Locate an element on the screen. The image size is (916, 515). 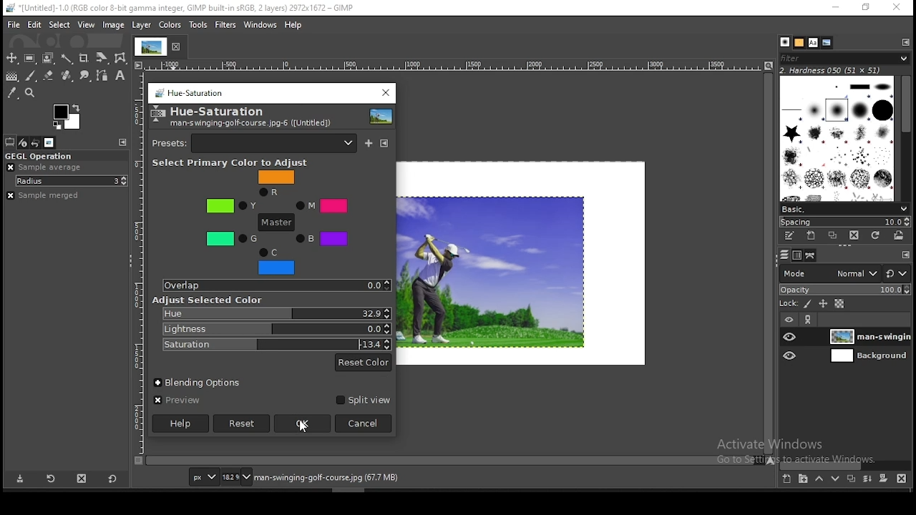
text tool is located at coordinates (120, 77).